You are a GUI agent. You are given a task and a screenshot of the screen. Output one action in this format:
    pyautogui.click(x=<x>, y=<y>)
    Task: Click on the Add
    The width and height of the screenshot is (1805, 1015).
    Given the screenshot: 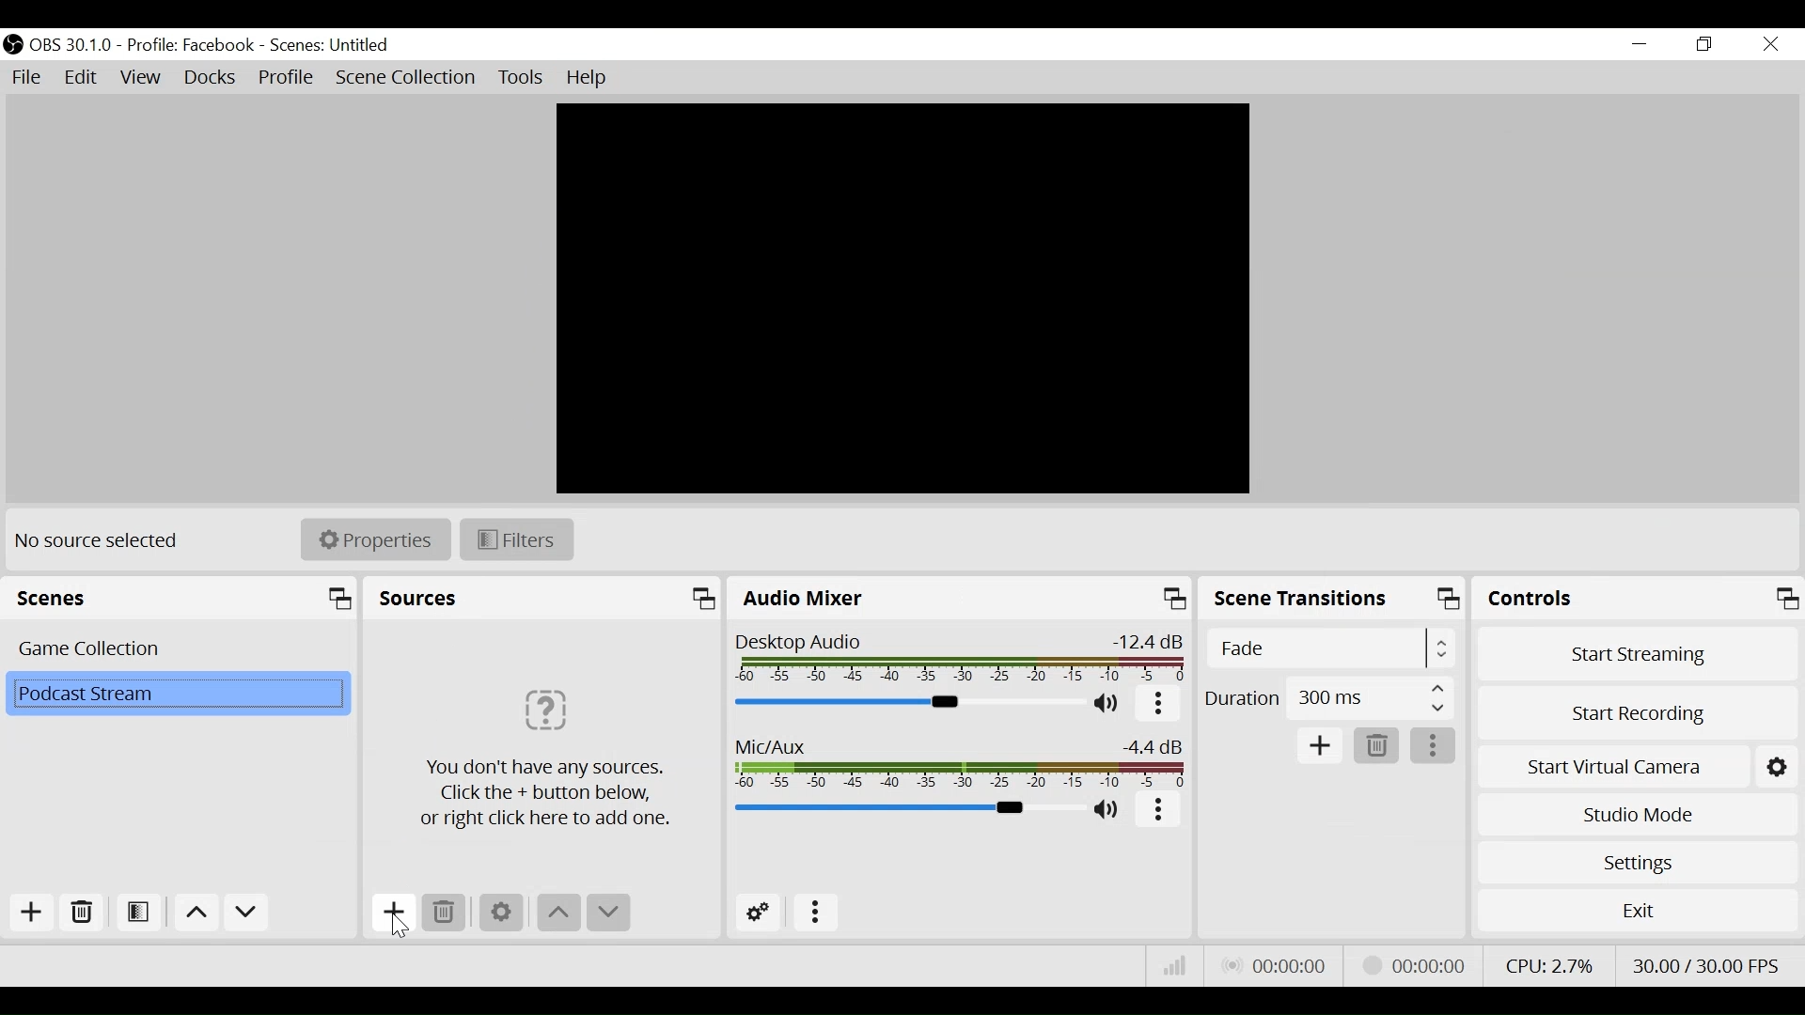 What is the action you would take?
    pyautogui.click(x=1322, y=744)
    